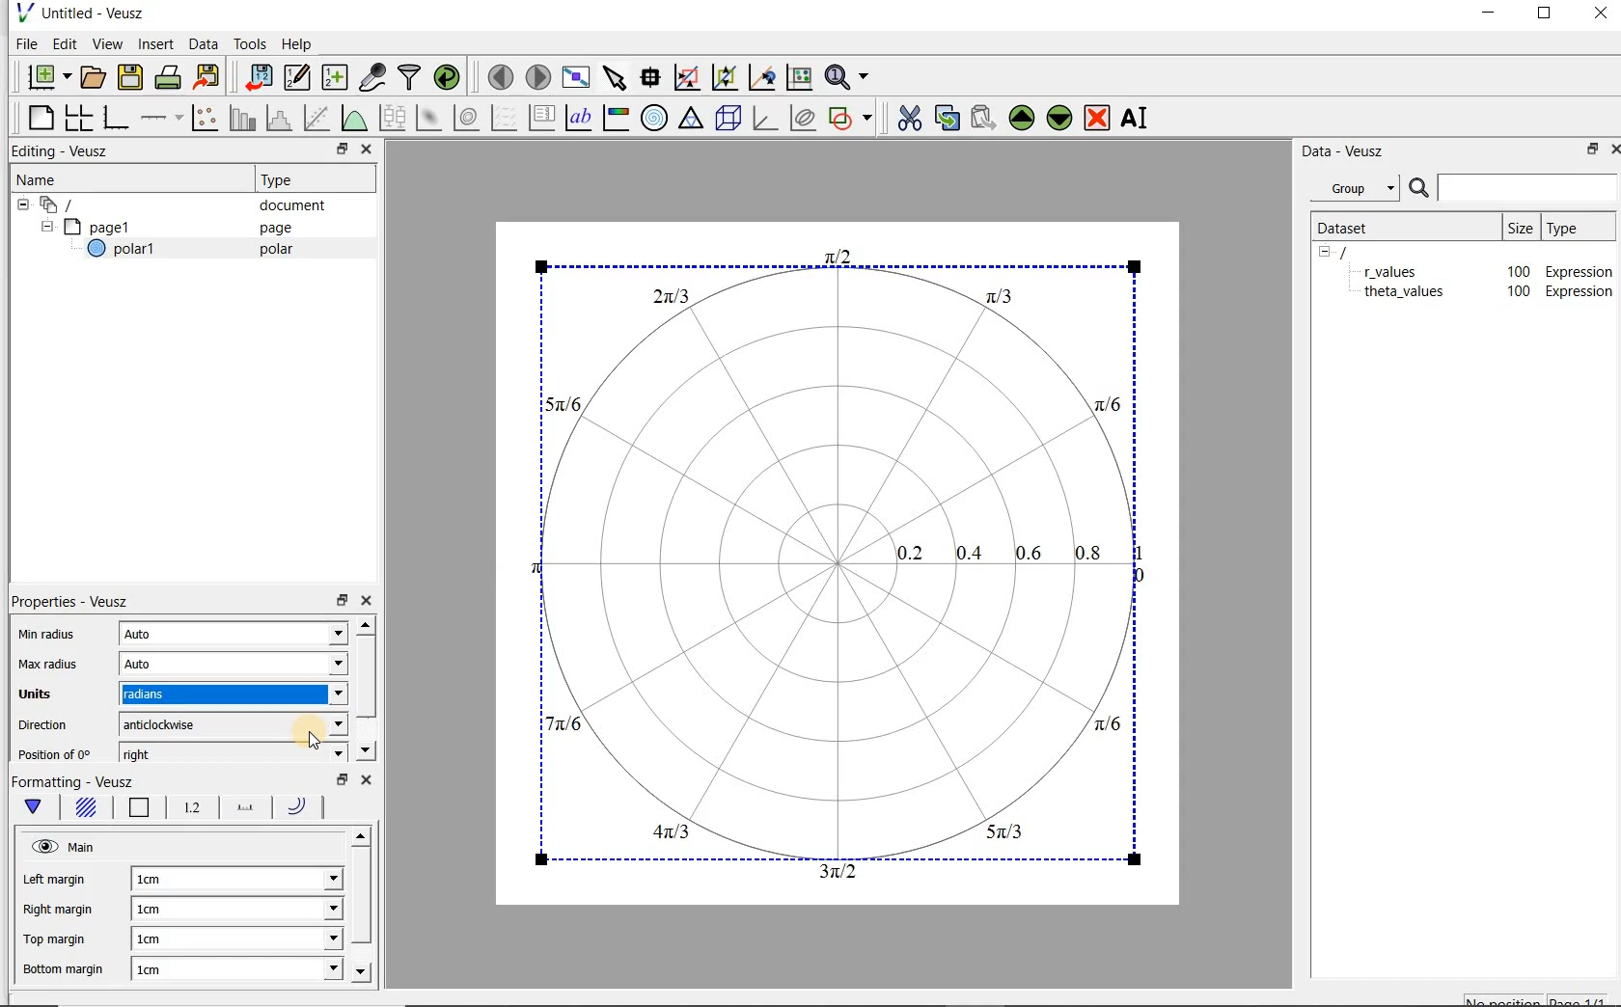 The height and width of the screenshot is (1007, 1621). What do you see at coordinates (278, 253) in the screenshot?
I see `polar` at bounding box center [278, 253].